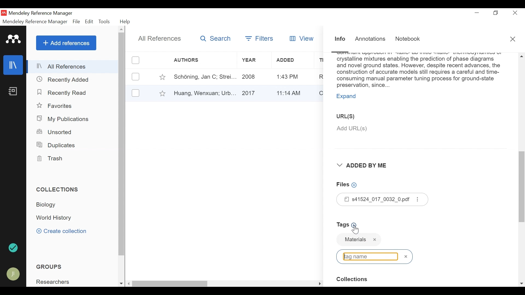 The width and height of the screenshot is (525, 295). I want to click on Library, so click(13, 65).